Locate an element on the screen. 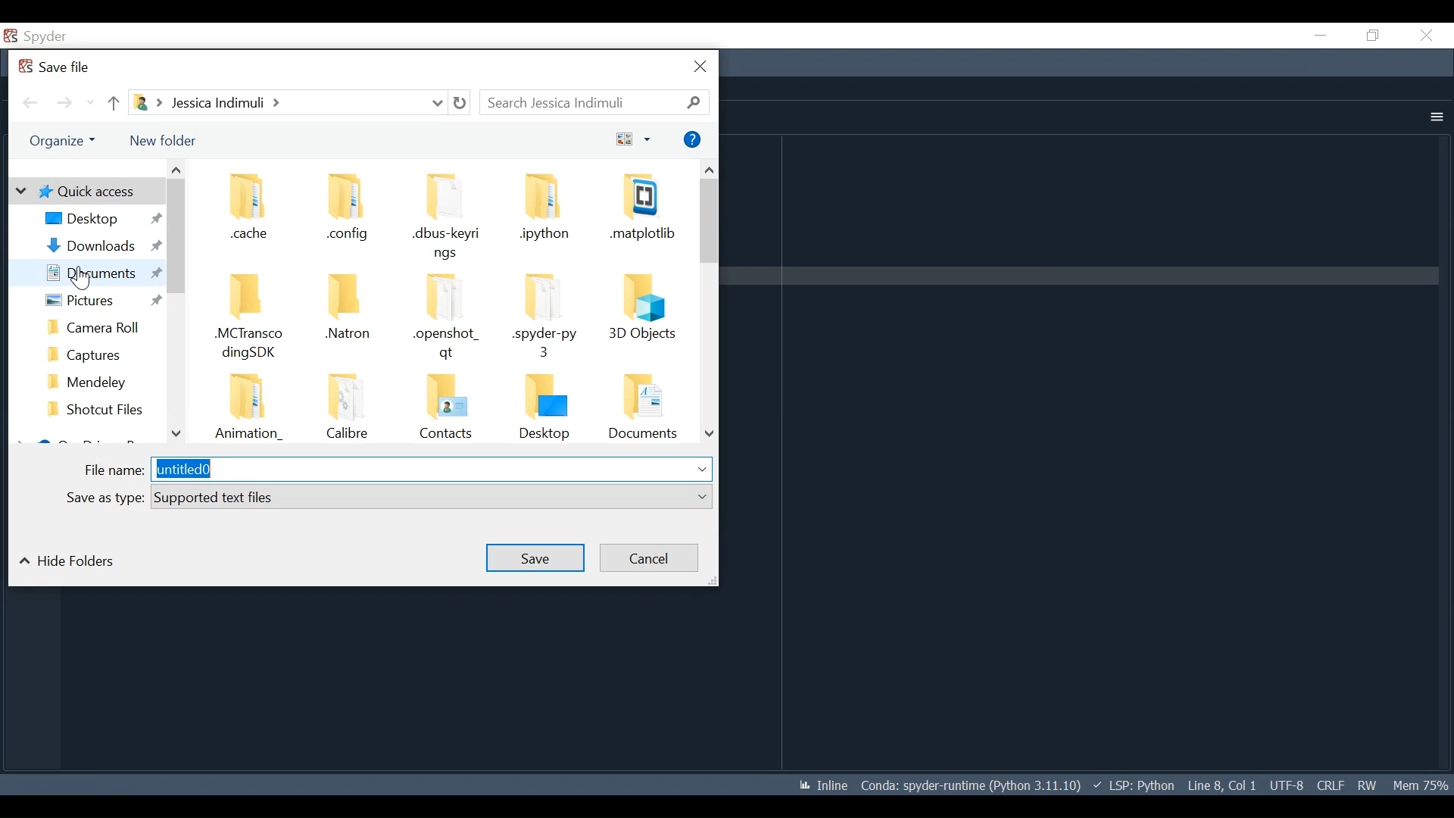 This screenshot has width=1454, height=818. Minimize is located at coordinates (1319, 35).